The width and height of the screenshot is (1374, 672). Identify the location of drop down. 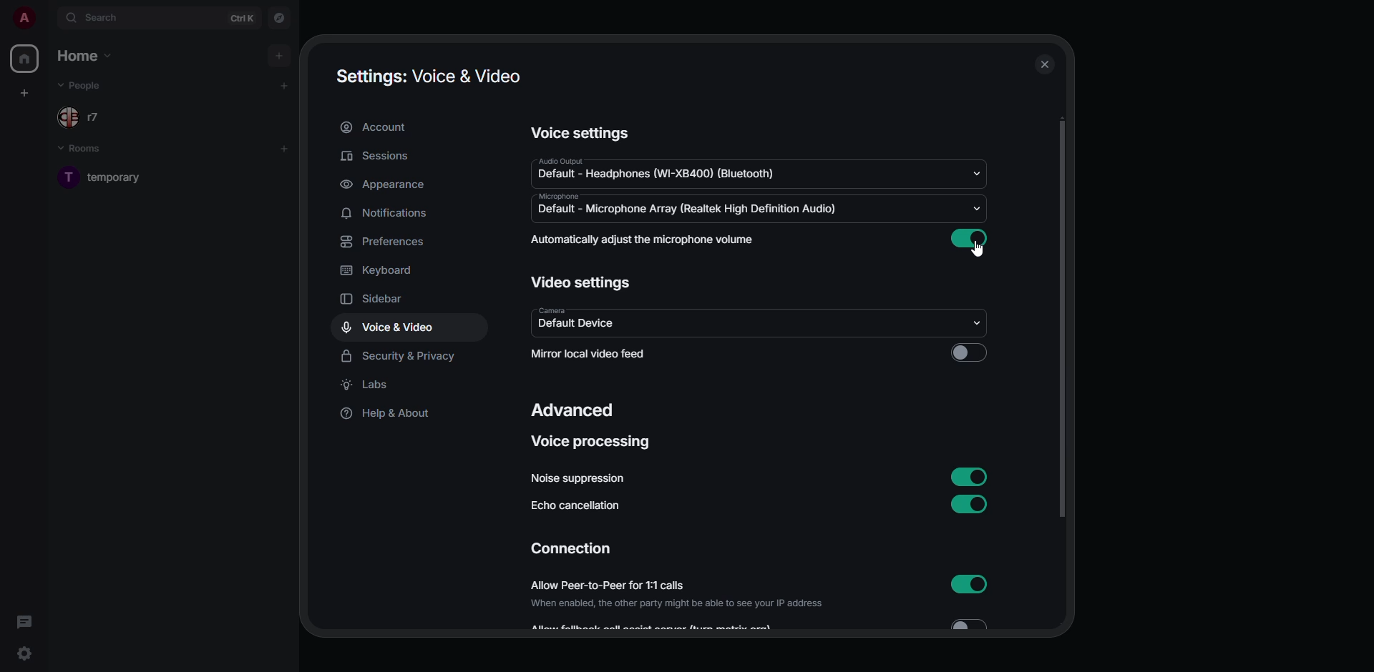
(975, 322).